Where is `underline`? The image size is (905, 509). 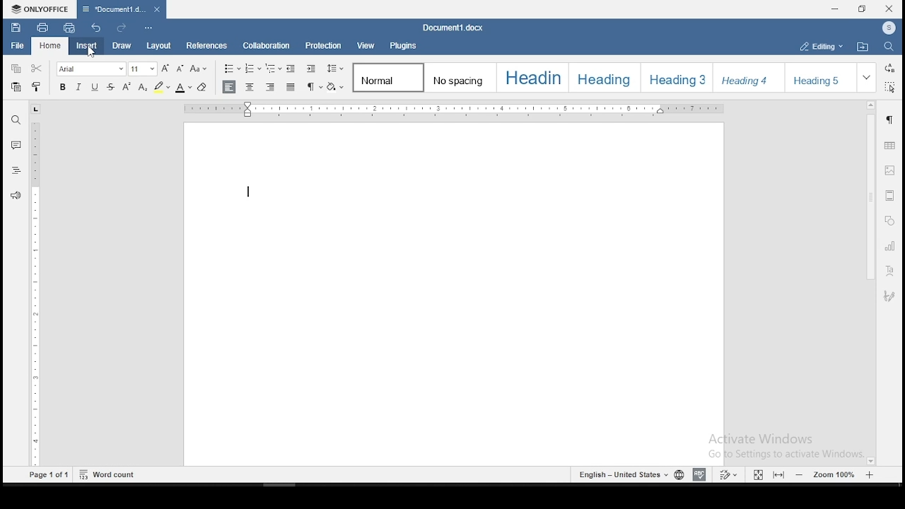 underline is located at coordinates (95, 86).